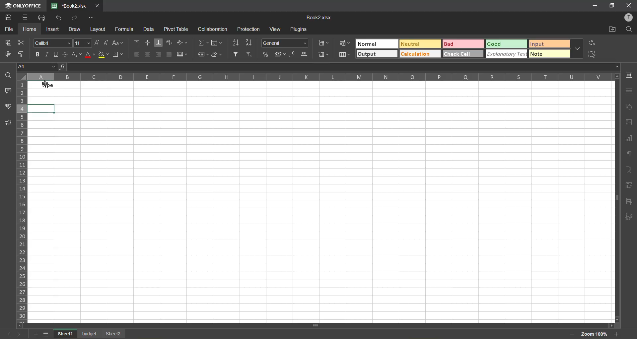  I want to click on layout, so click(99, 30).